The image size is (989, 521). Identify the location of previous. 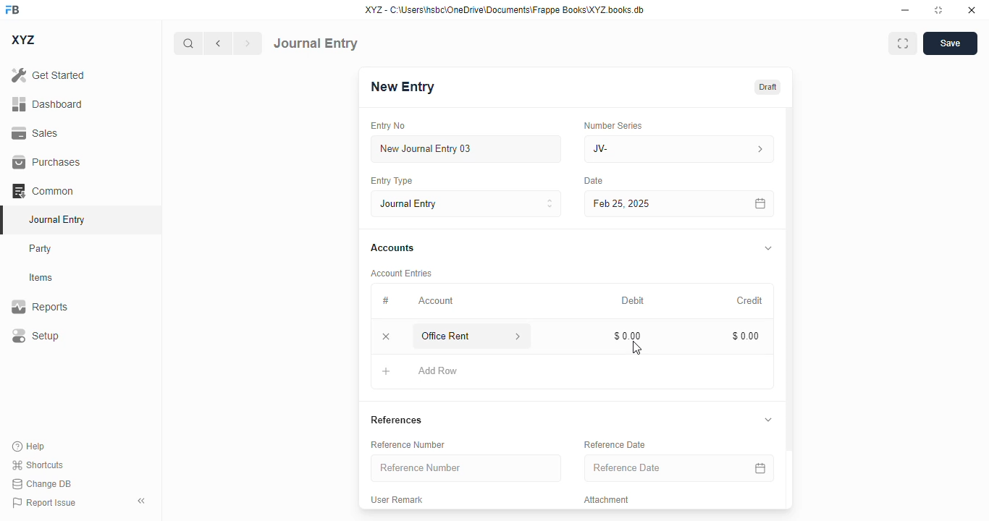
(218, 43).